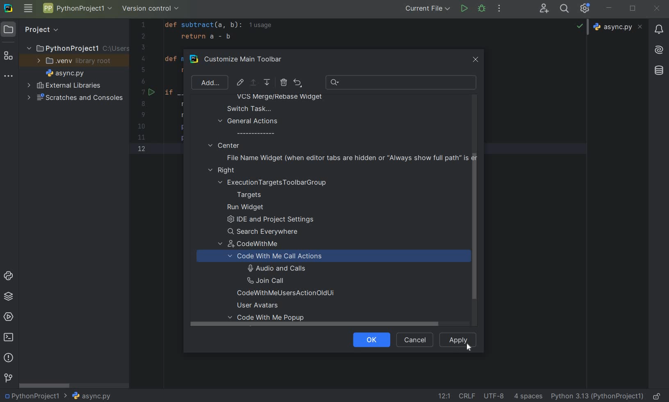 This screenshot has height=402, width=669. What do you see at coordinates (74, 61) in the screenshot?
I see `.VENV` at bounding box center [74, 61].